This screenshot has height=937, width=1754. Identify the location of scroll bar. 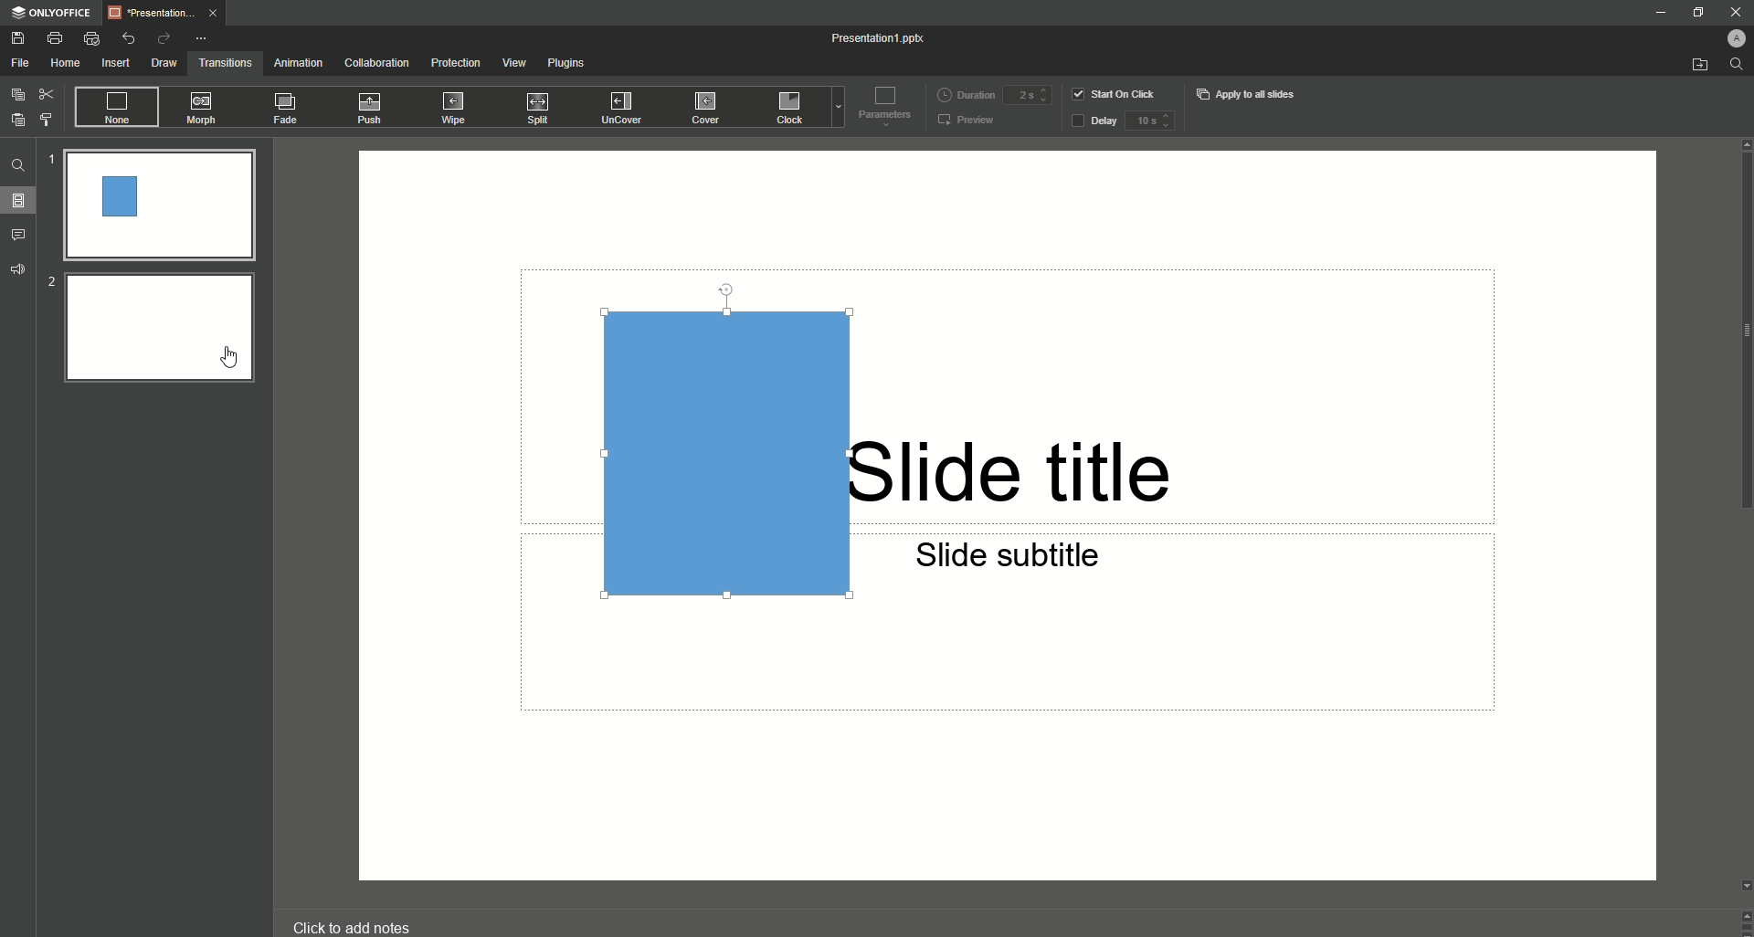
(1743, 331).